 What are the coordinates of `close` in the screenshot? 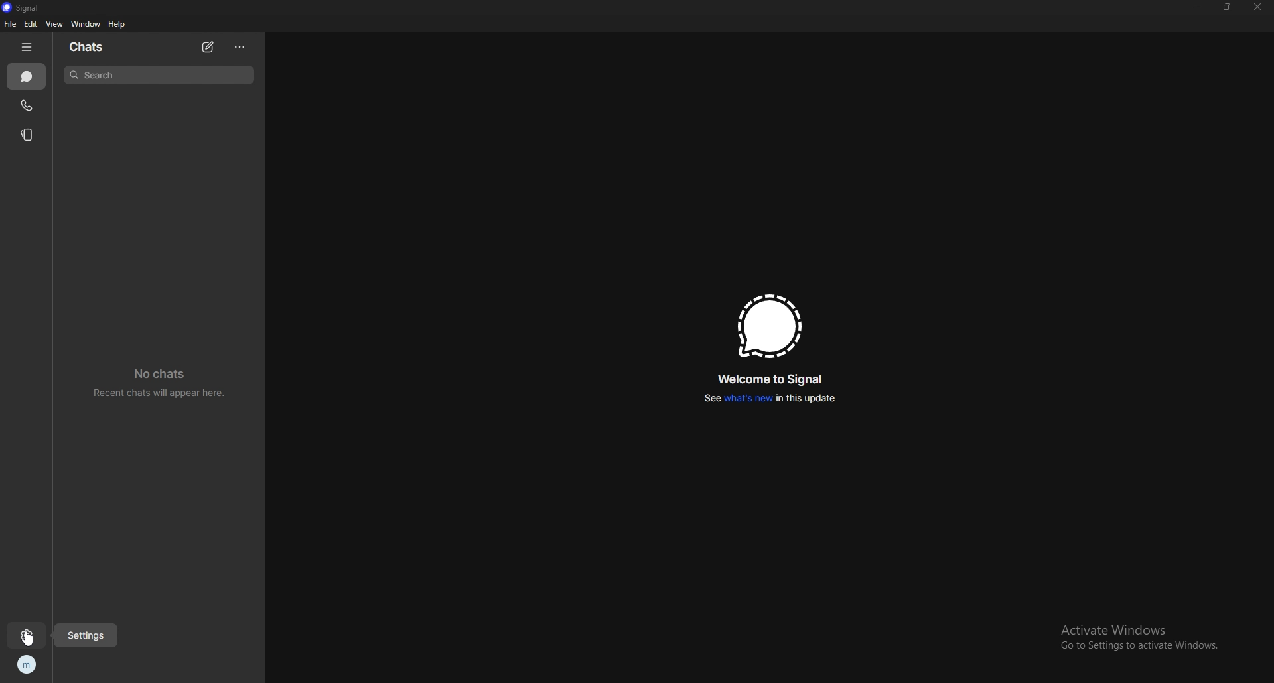 It's located at (1257, 7).